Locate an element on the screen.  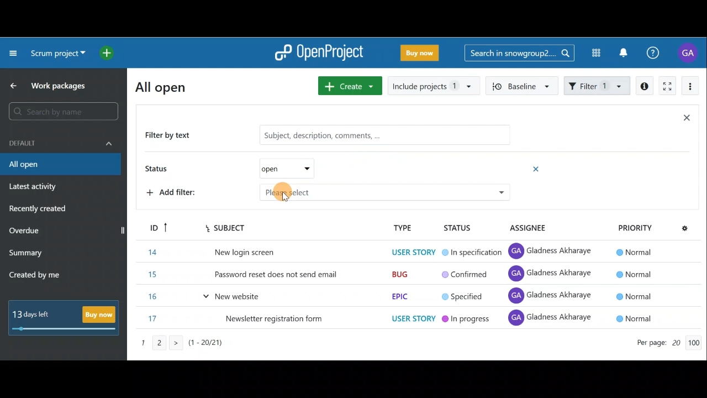
Default is located at coordinates (61, 142).